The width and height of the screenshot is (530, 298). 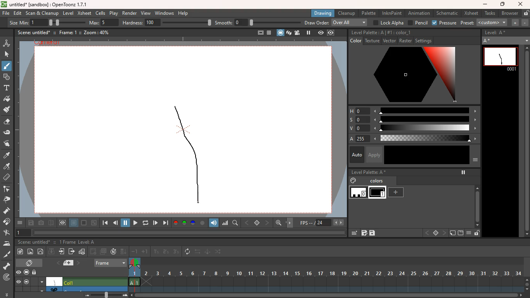 What do you see at coordinates (168, 23) in the screenshot?
I see `hardness` at bounding box center [168, 23].